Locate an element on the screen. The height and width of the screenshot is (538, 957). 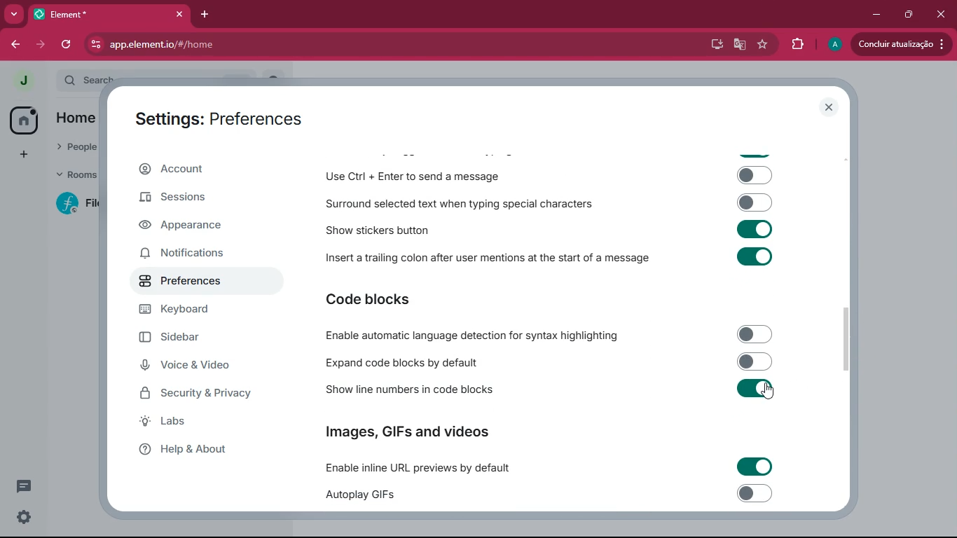
back is located at coordinates (15, 45).